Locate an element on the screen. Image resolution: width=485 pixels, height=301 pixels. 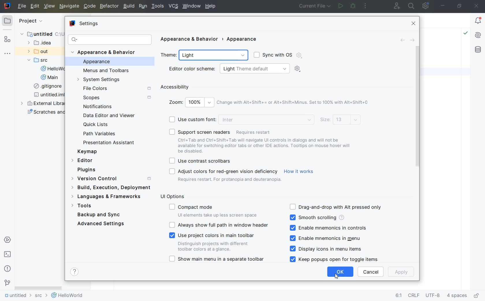
Application logo is located at coordinates (8, 6).